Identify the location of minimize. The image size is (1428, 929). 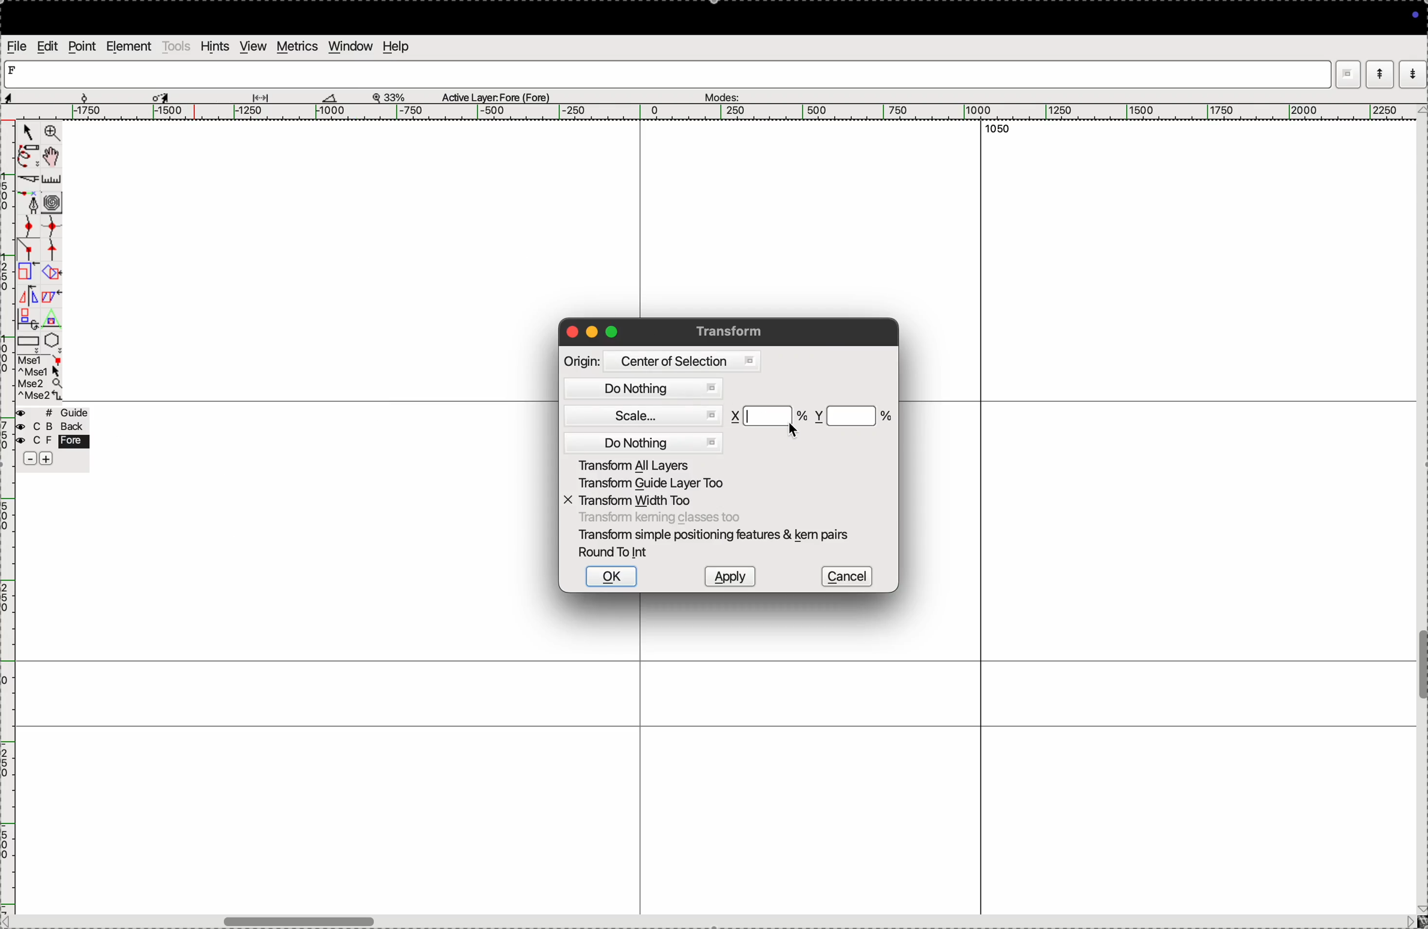
(593, 333).